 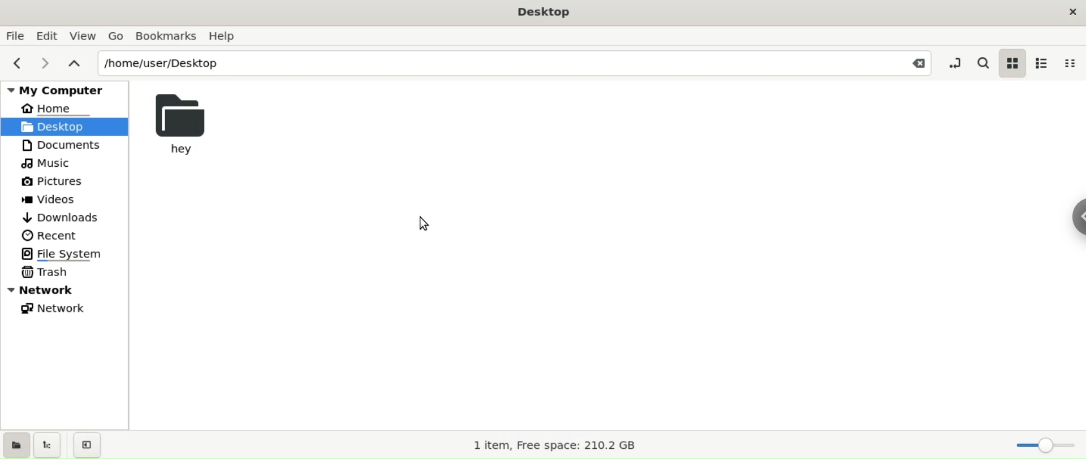 I want to click on hey, so click(x=192, y=123).